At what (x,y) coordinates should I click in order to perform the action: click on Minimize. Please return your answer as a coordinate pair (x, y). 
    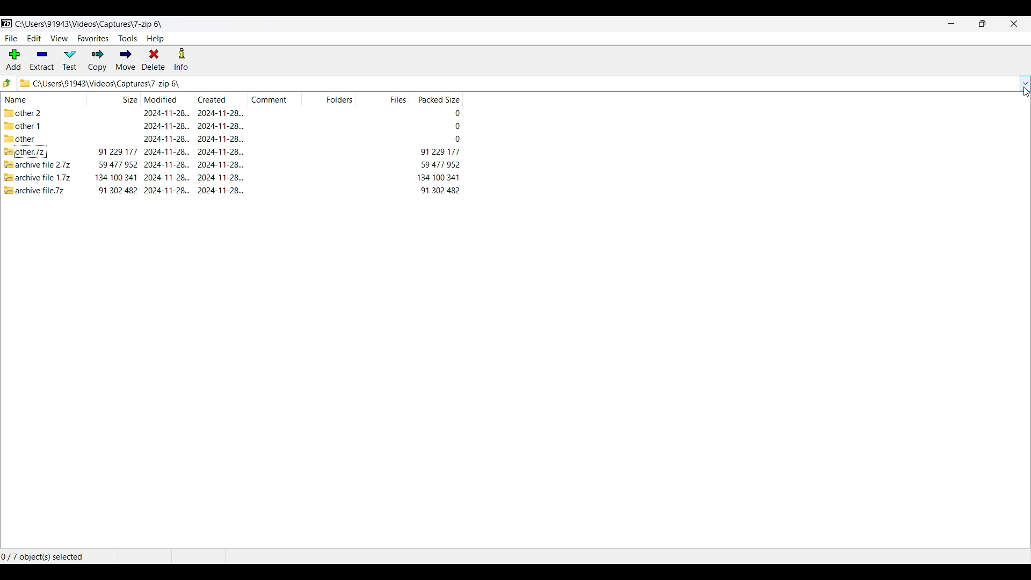
    Looking at the image, I should click on (952, 24).